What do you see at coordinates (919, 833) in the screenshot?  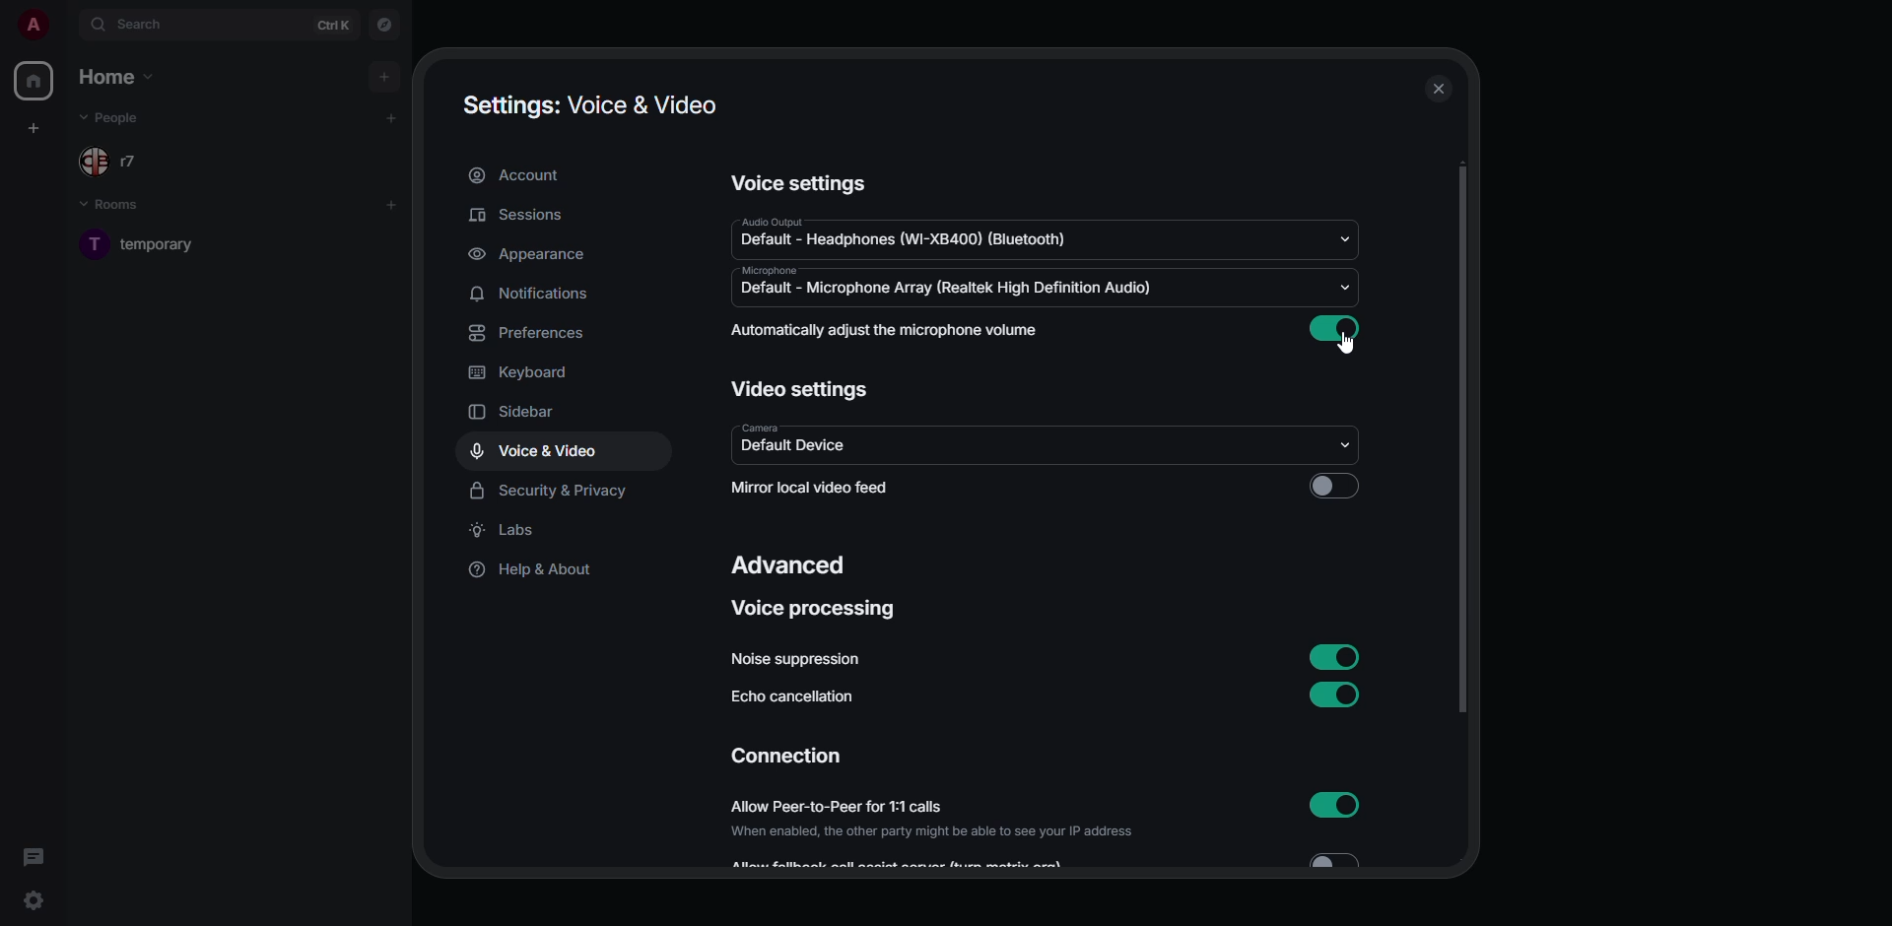 I see `When enabled, the other party might be able to see your IP address` at bounding box center [919, 833].